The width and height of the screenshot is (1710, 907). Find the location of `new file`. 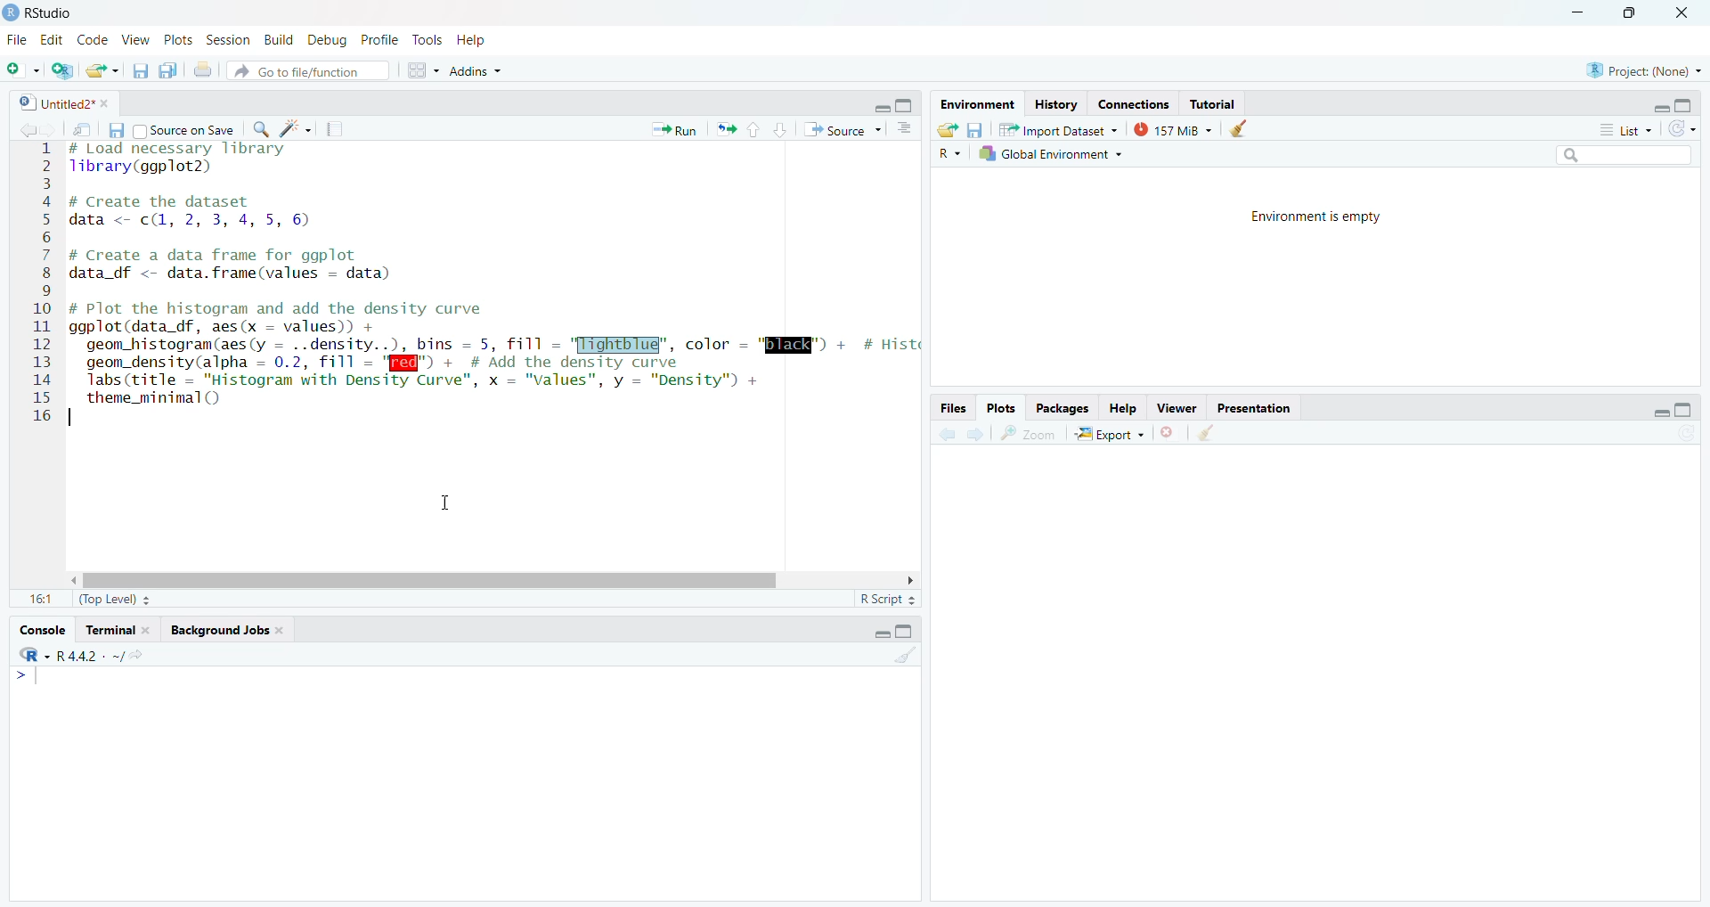

new file is located at coordinates (21, 71).